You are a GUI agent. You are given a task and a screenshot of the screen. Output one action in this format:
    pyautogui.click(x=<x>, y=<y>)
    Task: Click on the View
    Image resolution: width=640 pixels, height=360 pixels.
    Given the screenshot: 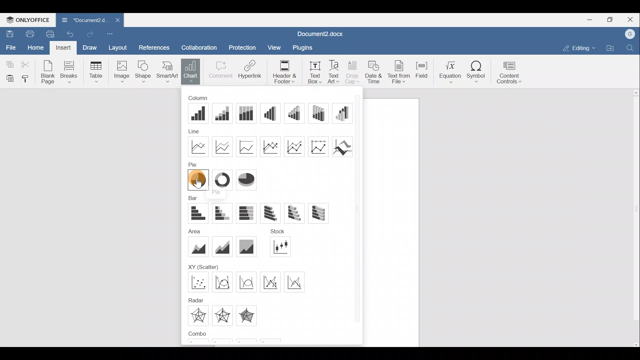 What is the action you would take?
    pyautogui.click(x=275, y=47)
    